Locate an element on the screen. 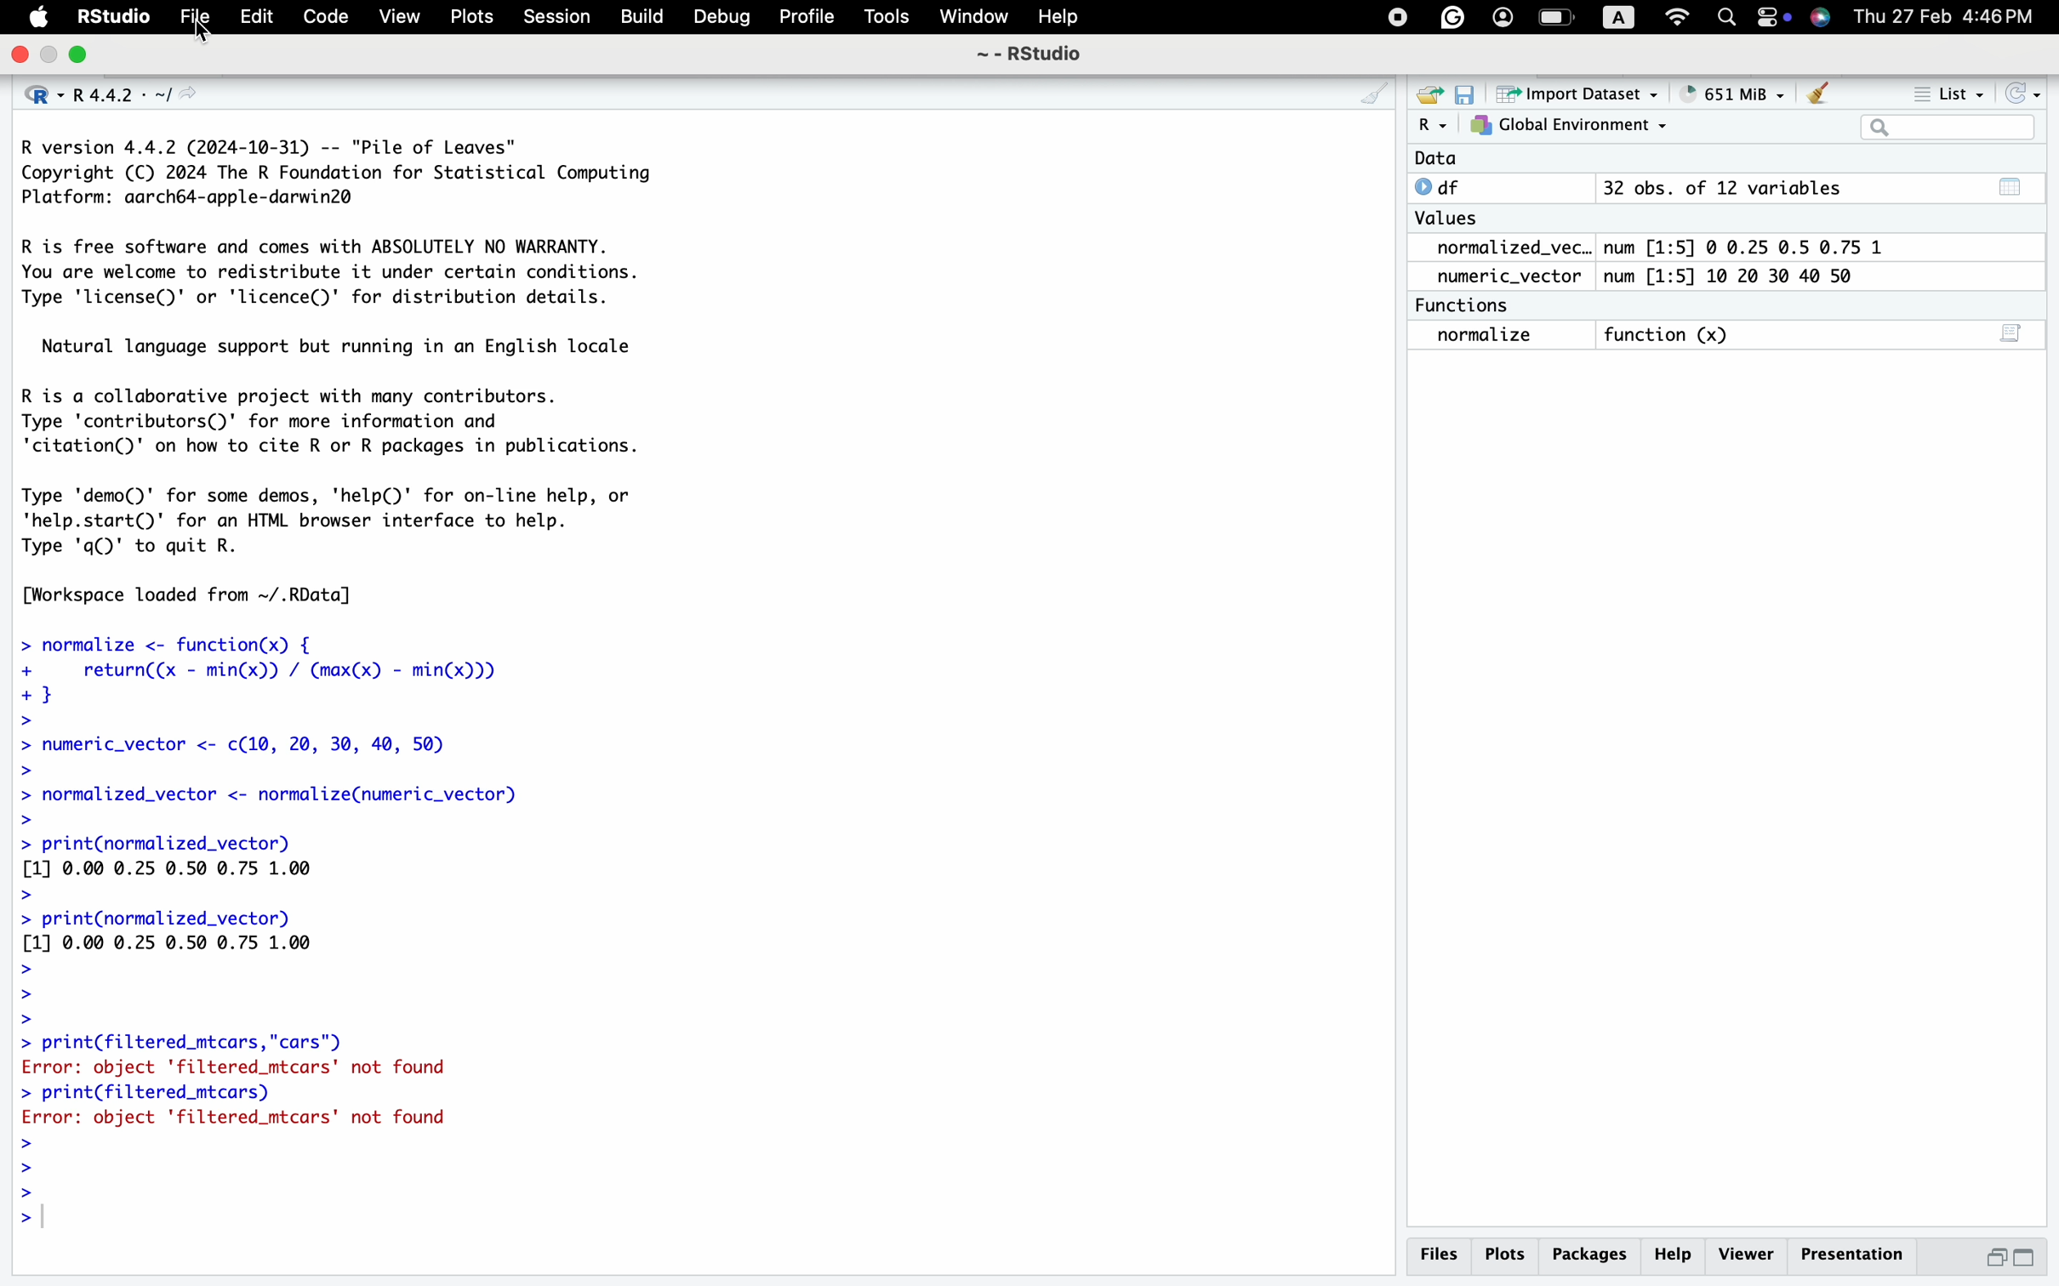  Refresh is located at coordinates (2028, 91).